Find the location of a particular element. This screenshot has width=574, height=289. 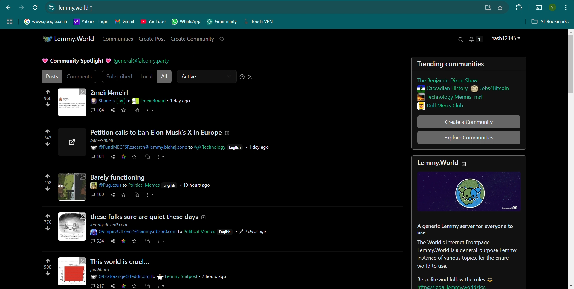

966 is located at coordinates (48, 100).